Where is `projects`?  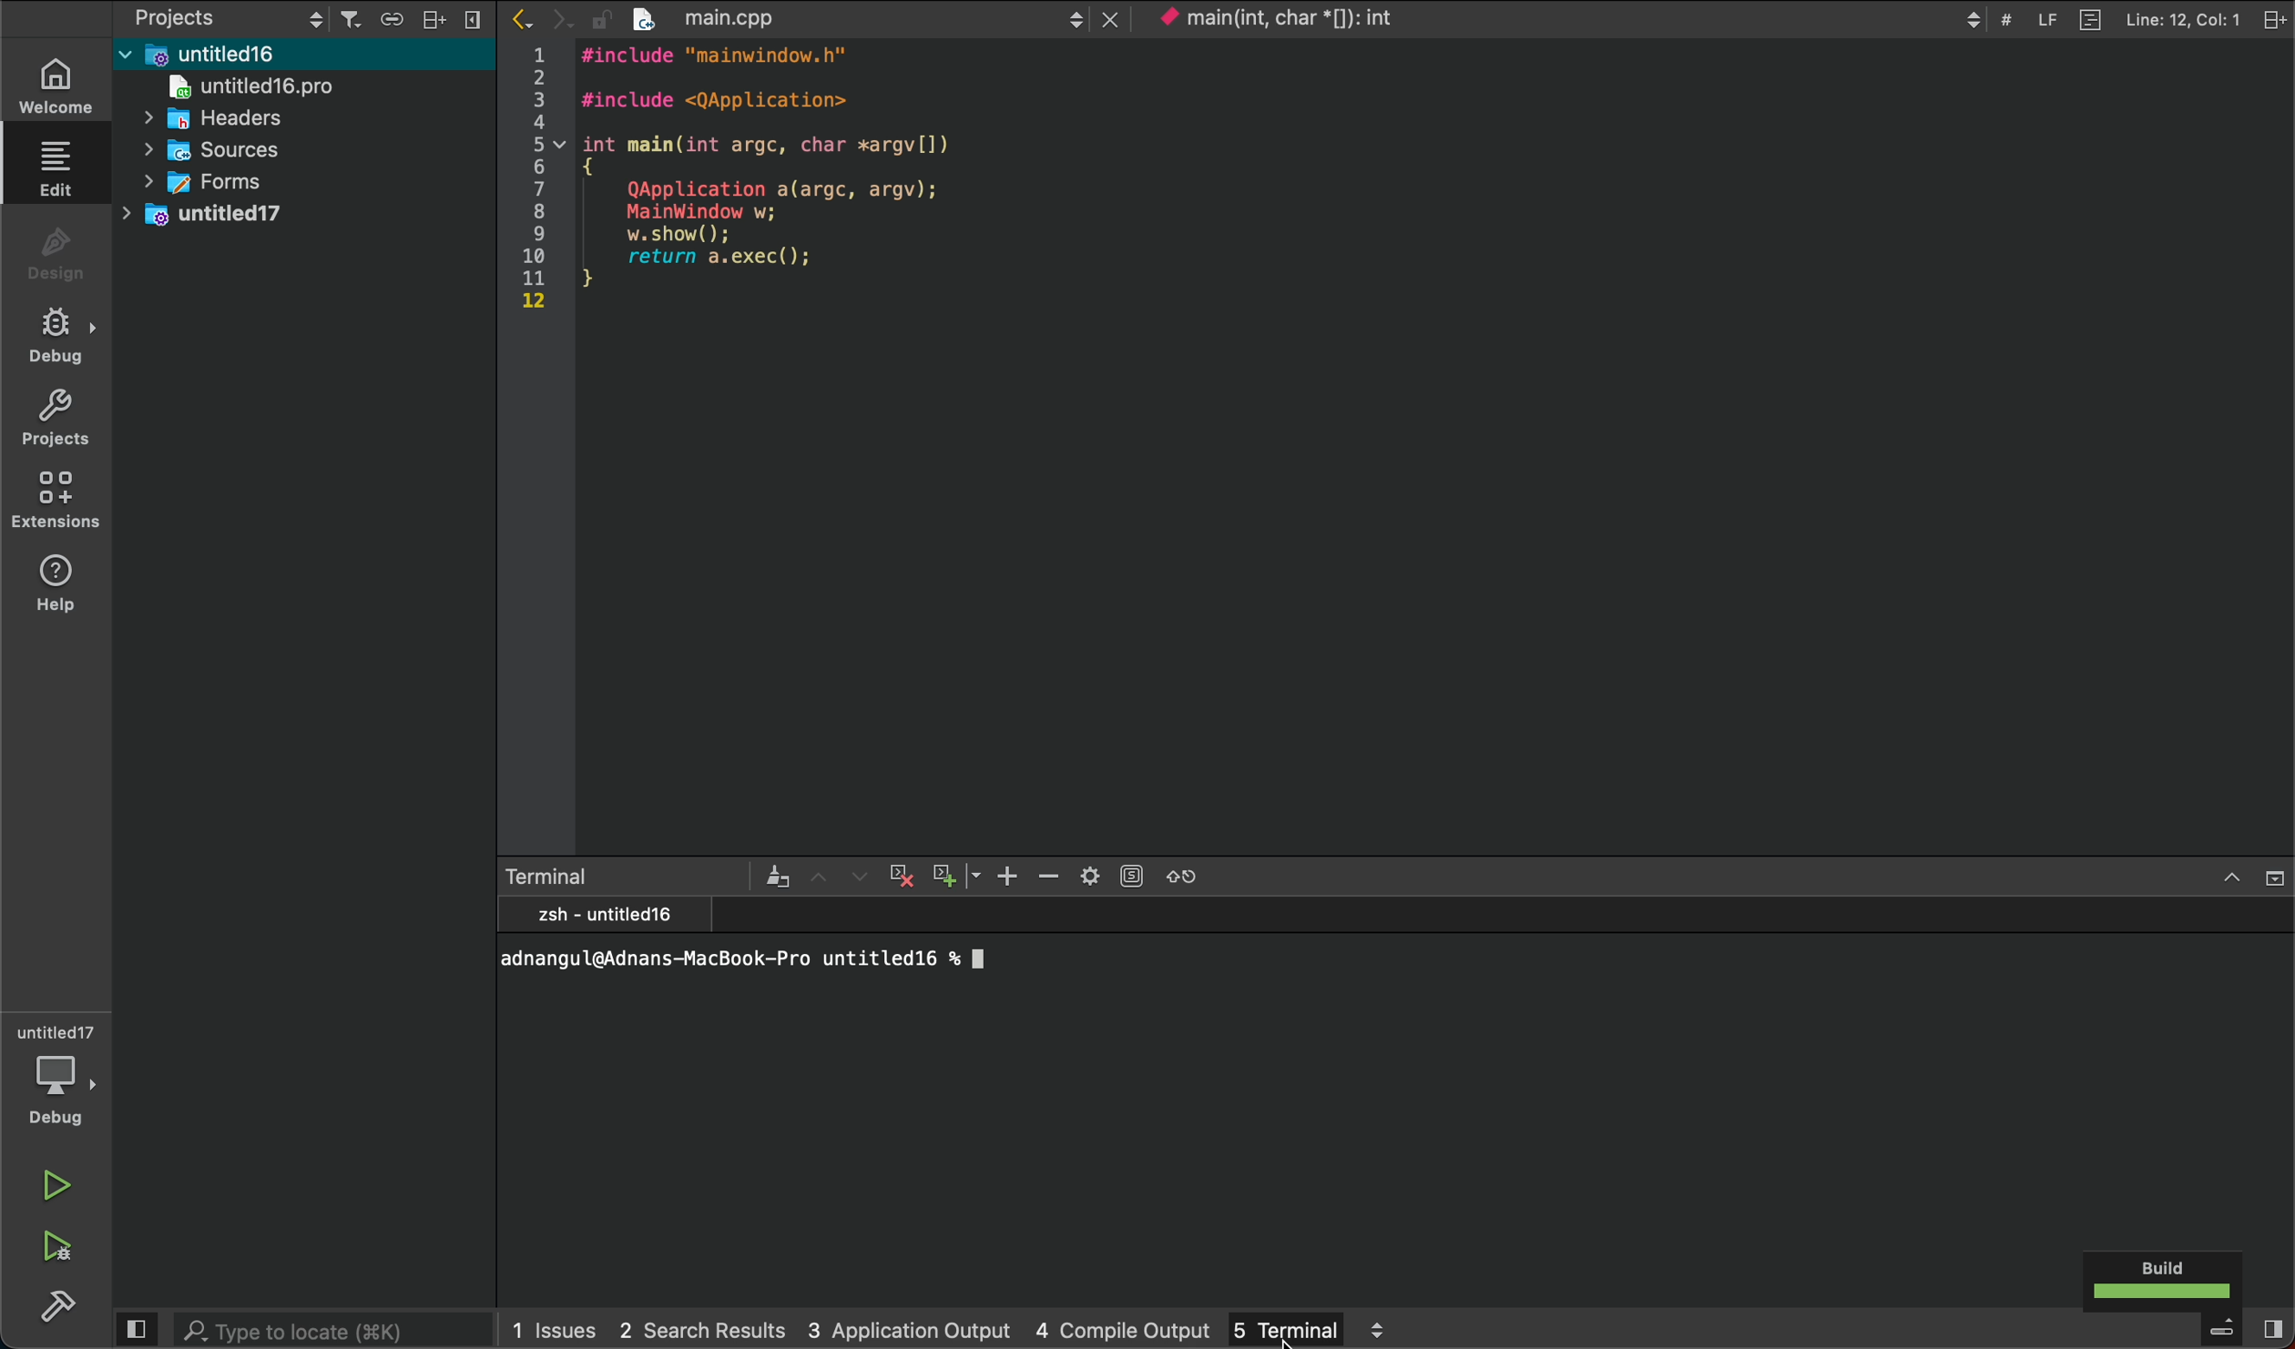
projects is located at coordinates (207, 16).